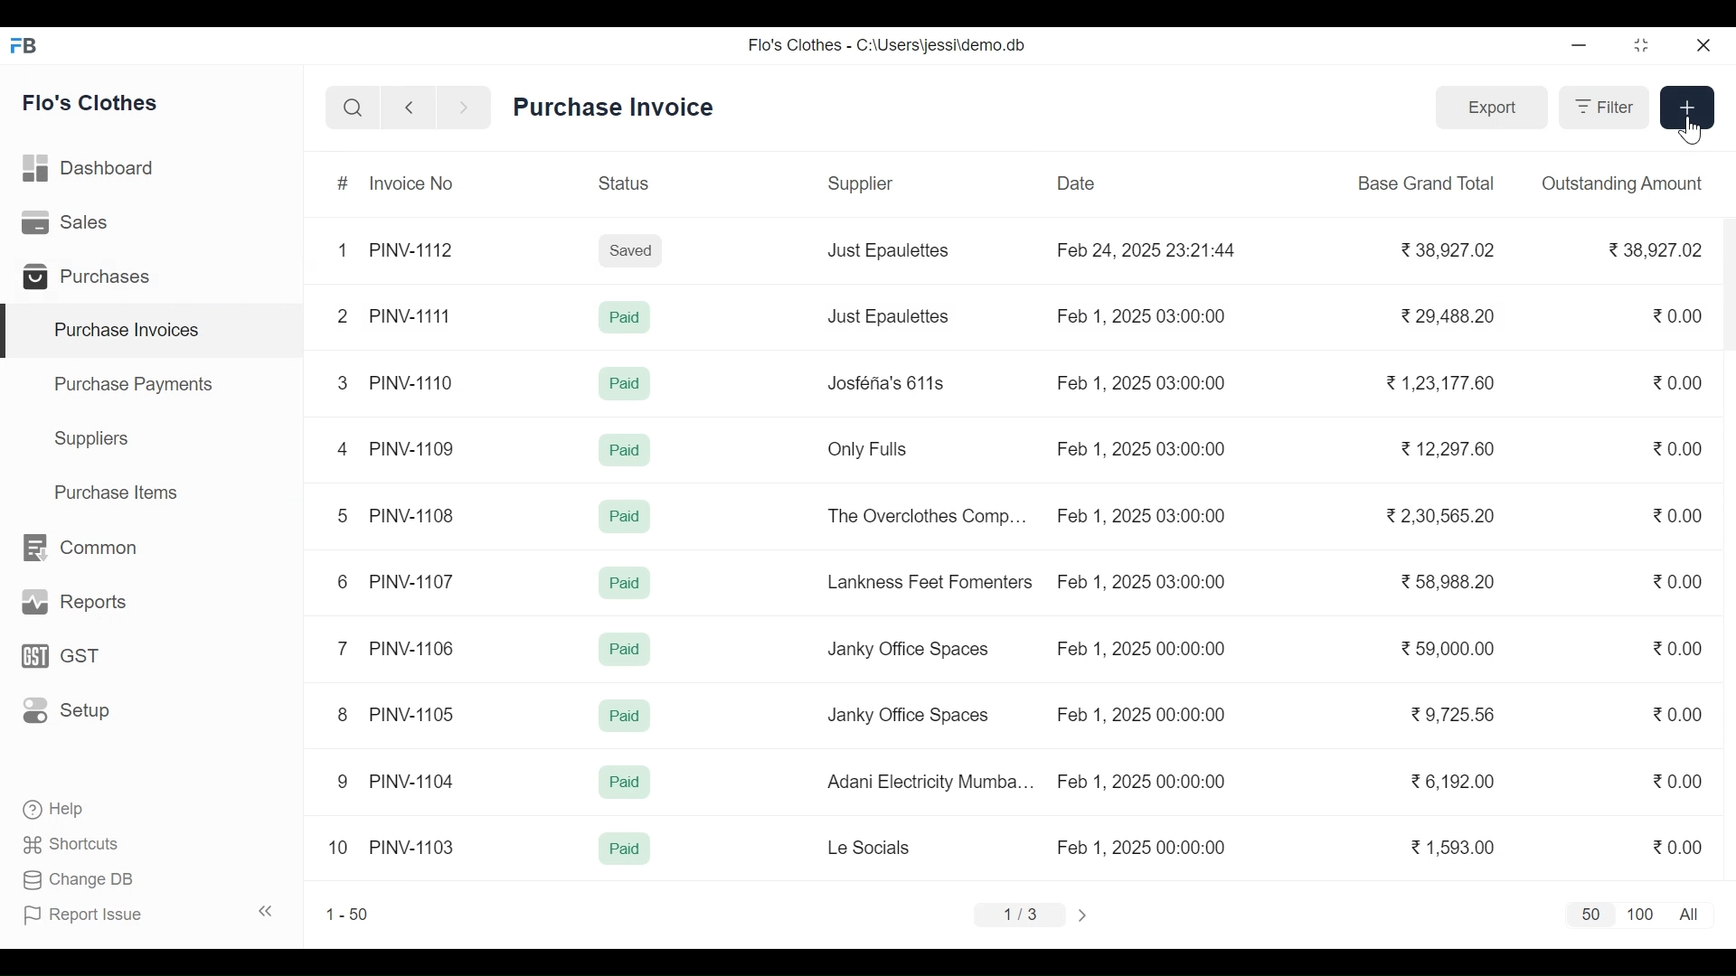 The width and height of the screenshot is (1736, 976). Describe the element at coordinates (1143, 450) in the screenshot. I see `Feb 1, 2025 03:00:00` at that location.